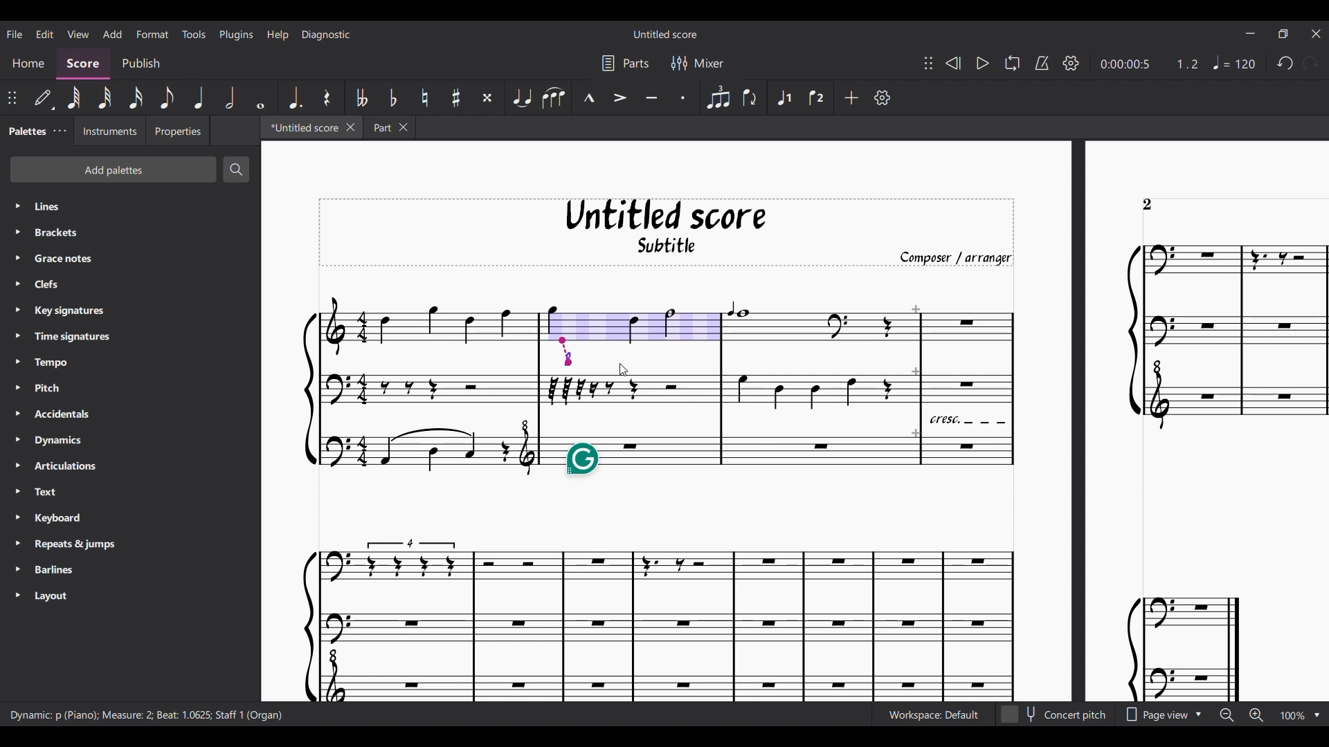  I want to click on Palettes, current tab, so click(26, 130).